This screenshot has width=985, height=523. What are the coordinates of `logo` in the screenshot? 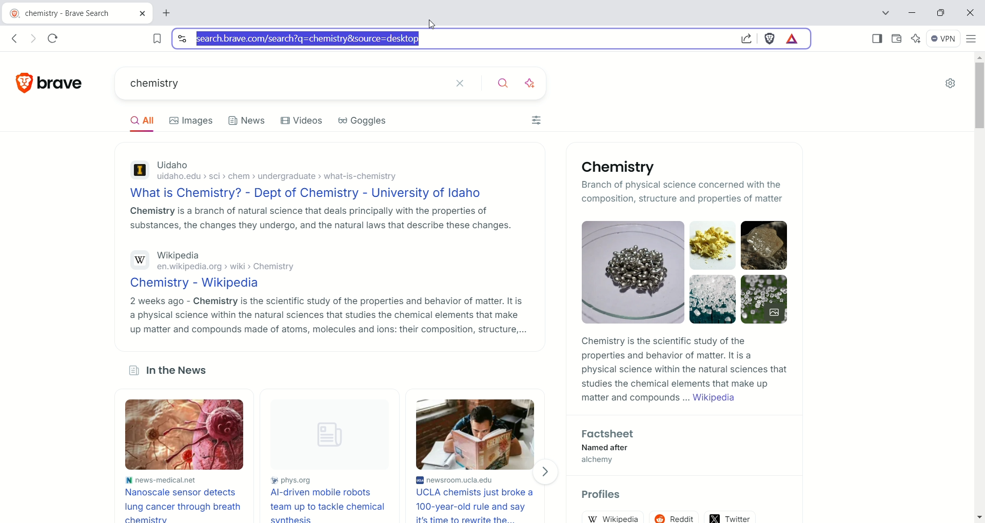 It's located at (21, 83).